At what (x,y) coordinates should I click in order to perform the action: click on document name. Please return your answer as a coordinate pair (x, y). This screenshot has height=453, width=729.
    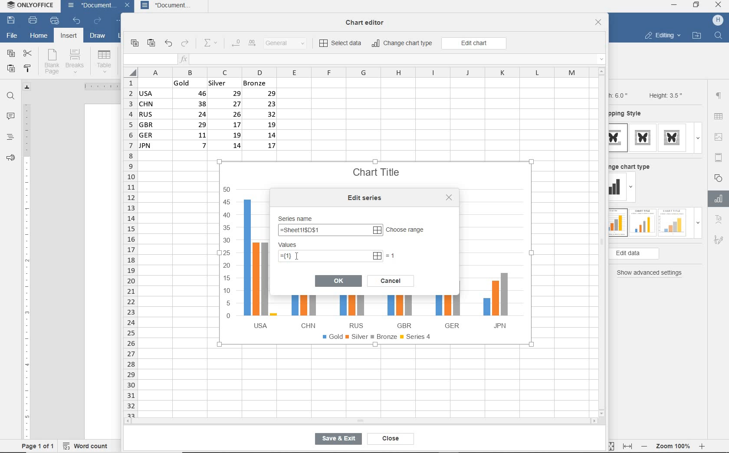
    Looking at the image, I should click on (89, 7).